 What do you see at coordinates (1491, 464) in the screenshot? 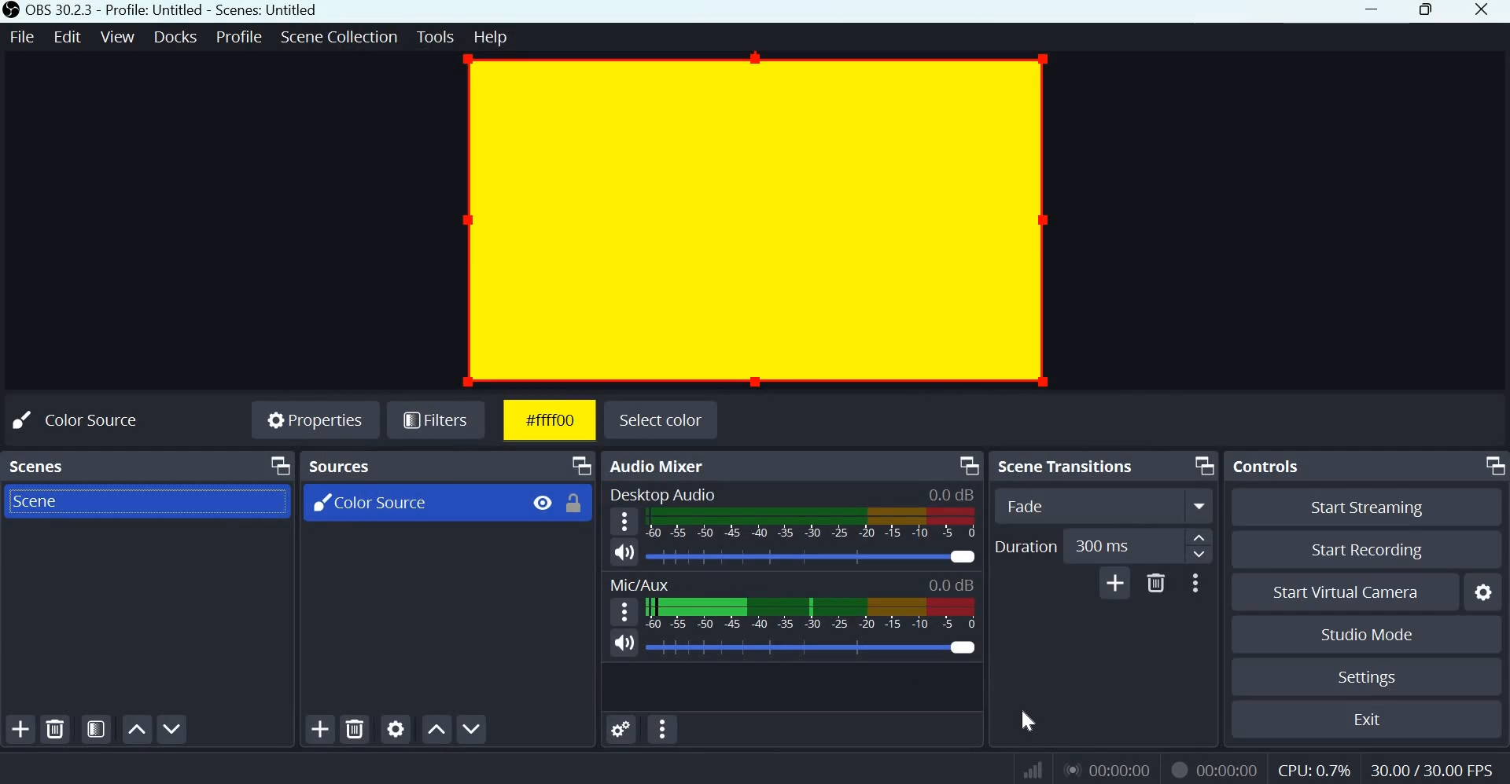
I see `Dock Options icon` at bounding box center [1491, 464].